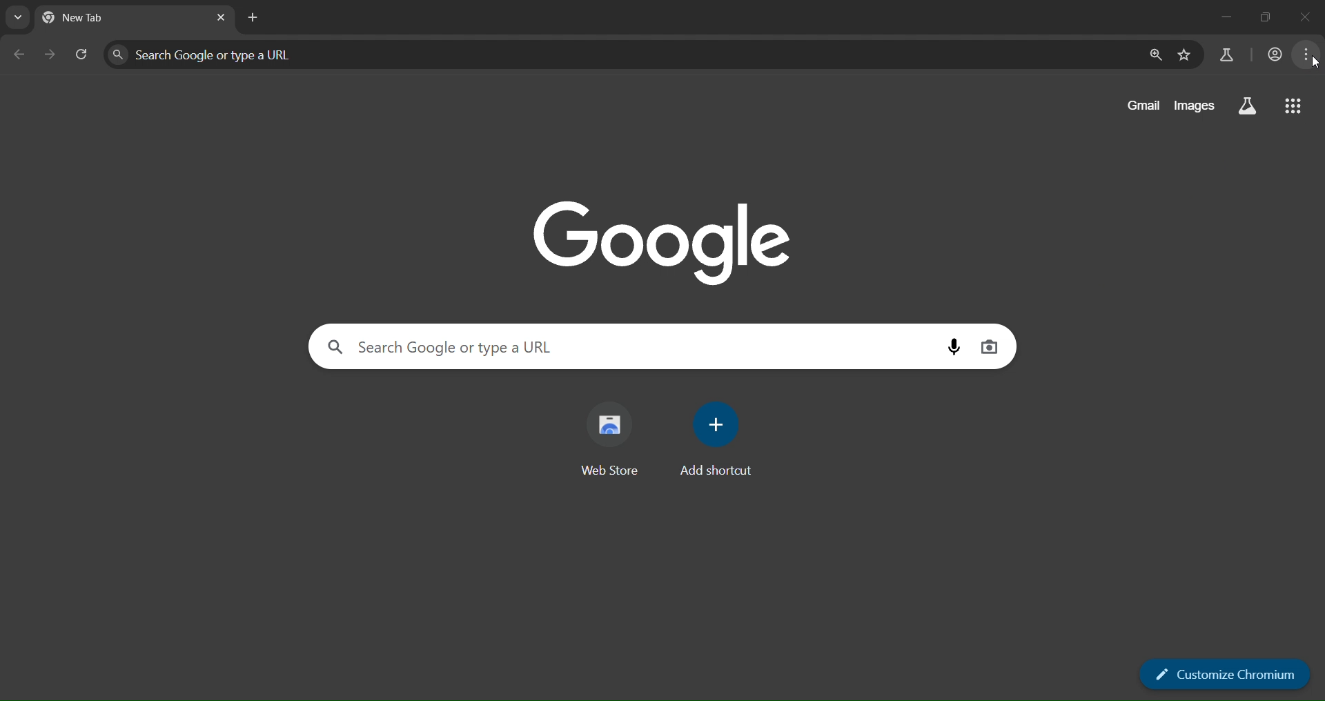 This screenshot has height=701, width=1325. I want to click on Cursor, so click(1315, 63).